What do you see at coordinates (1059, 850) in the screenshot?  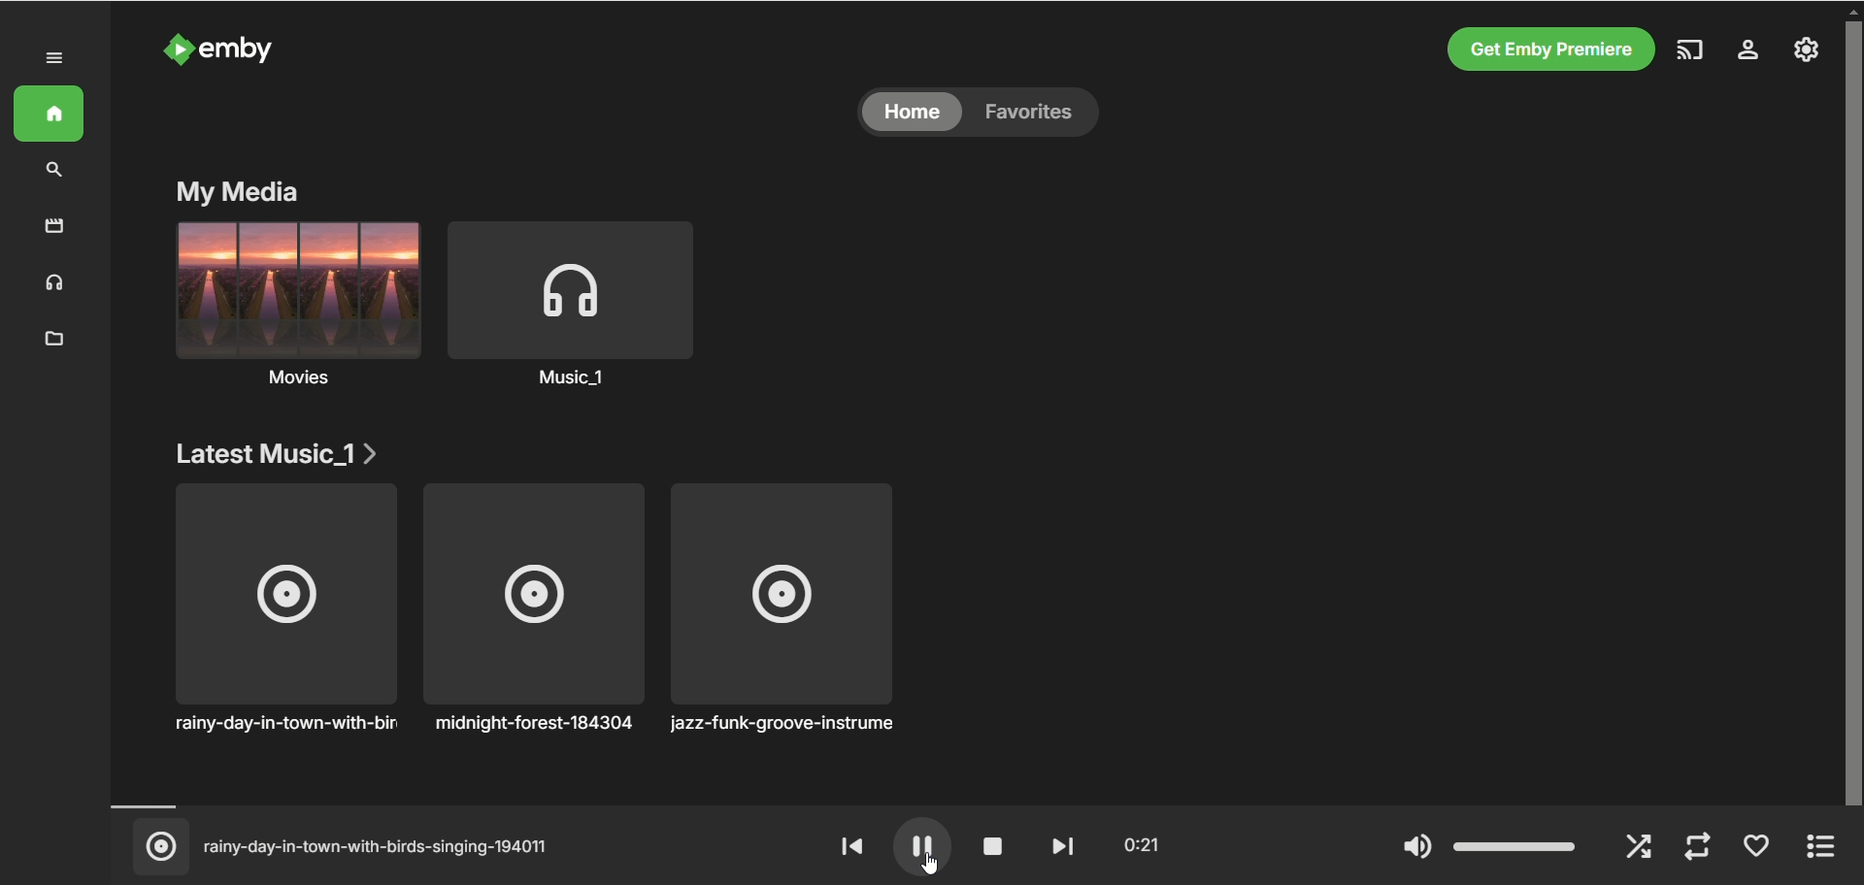 I see `fast forward` at bounding box center [1059, 850].